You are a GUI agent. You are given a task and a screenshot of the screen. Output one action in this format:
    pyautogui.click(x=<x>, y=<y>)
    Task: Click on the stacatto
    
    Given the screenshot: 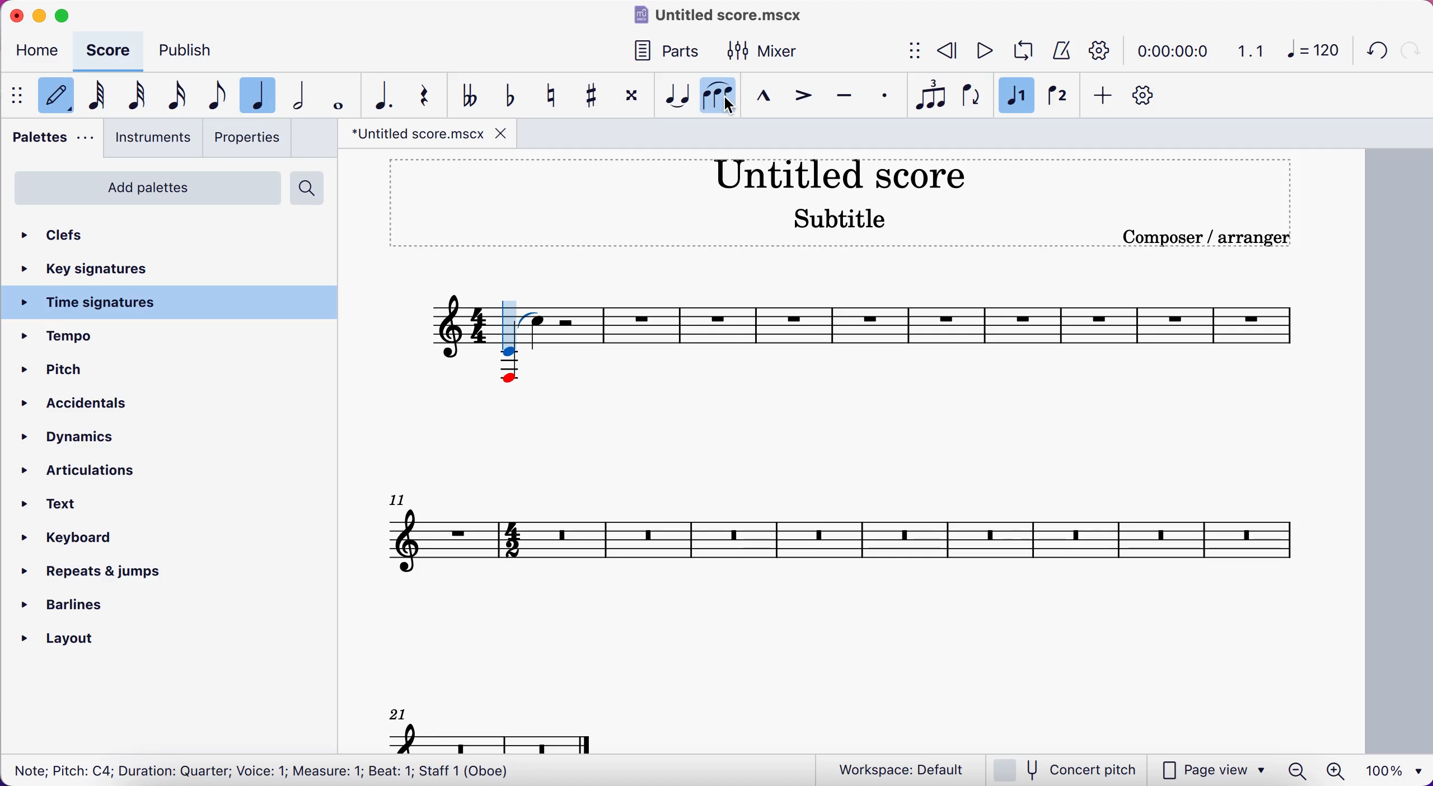 What is the action you would take?
    pyautogui.click(x=885, y=96)
    